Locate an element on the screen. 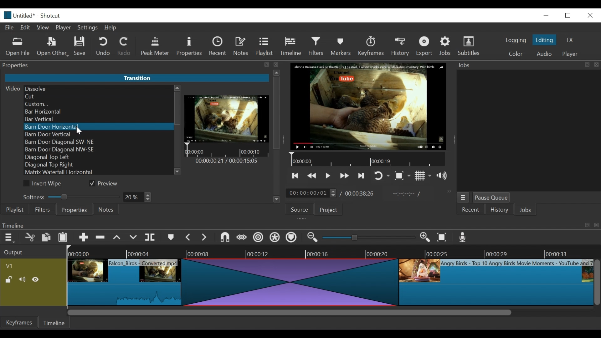  Timeline is located at coordinates (369, 160).